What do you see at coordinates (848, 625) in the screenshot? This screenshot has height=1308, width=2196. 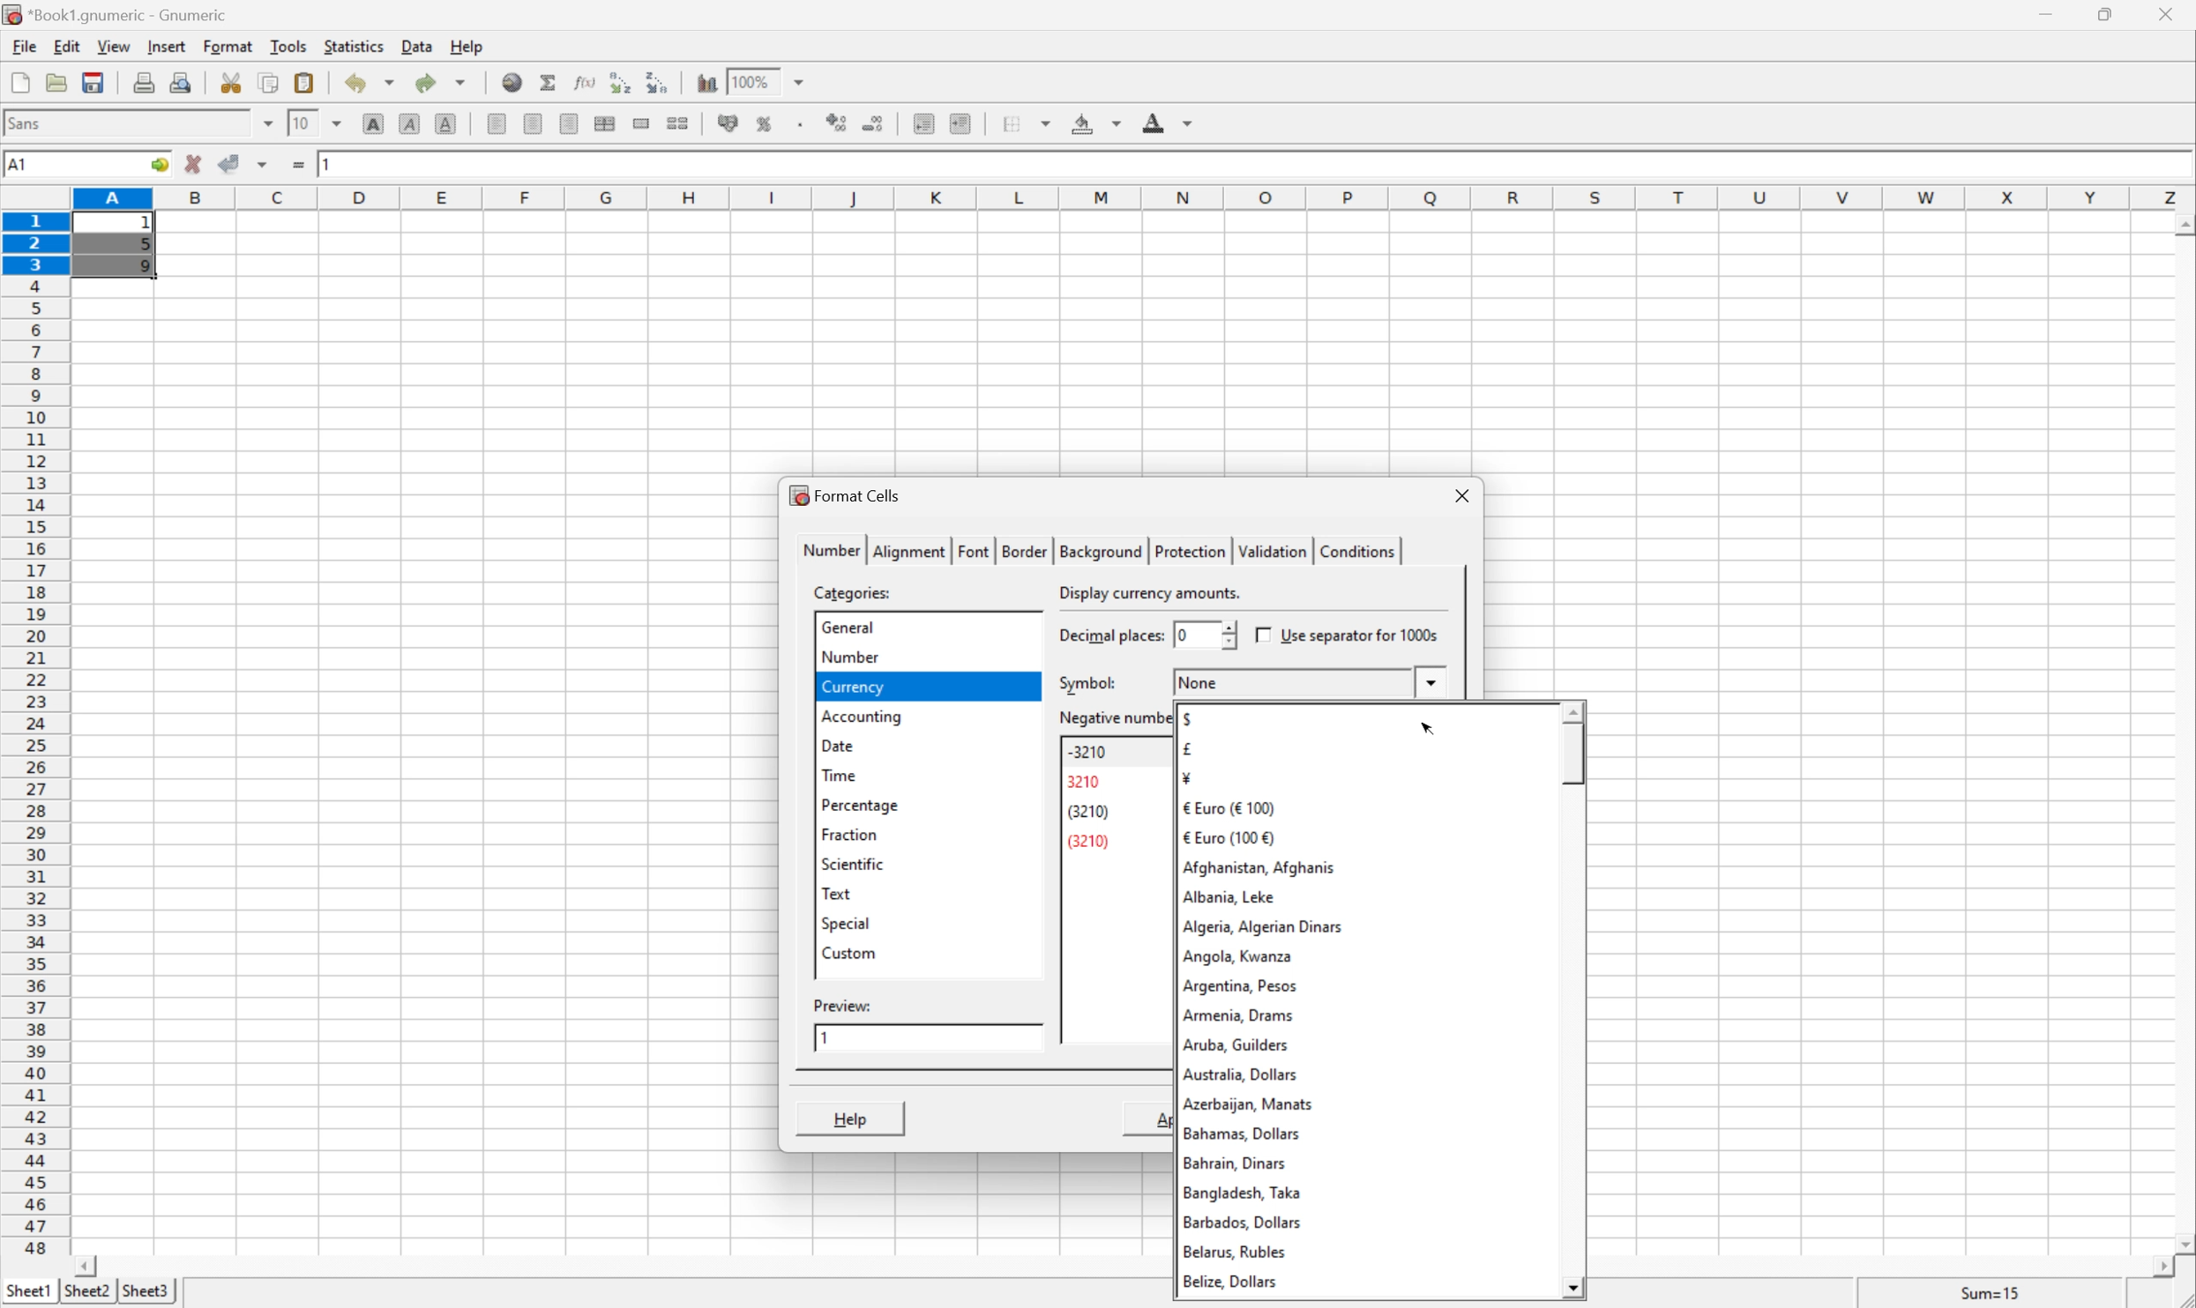 I see `general` at bounding box center [848, 625].